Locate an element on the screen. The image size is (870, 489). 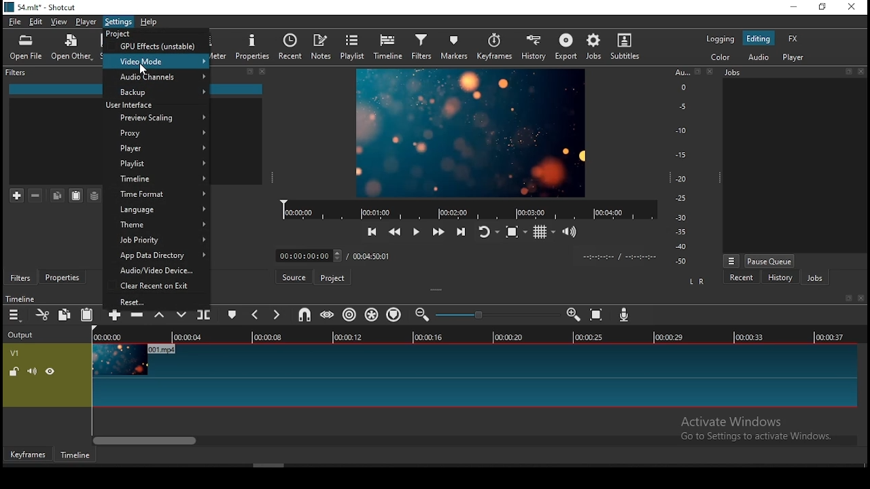
backup is located at coordinates (156, 92).